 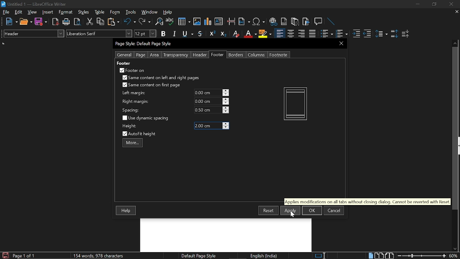 I want to click on toggle ordered list, so click(x=327, y=34).